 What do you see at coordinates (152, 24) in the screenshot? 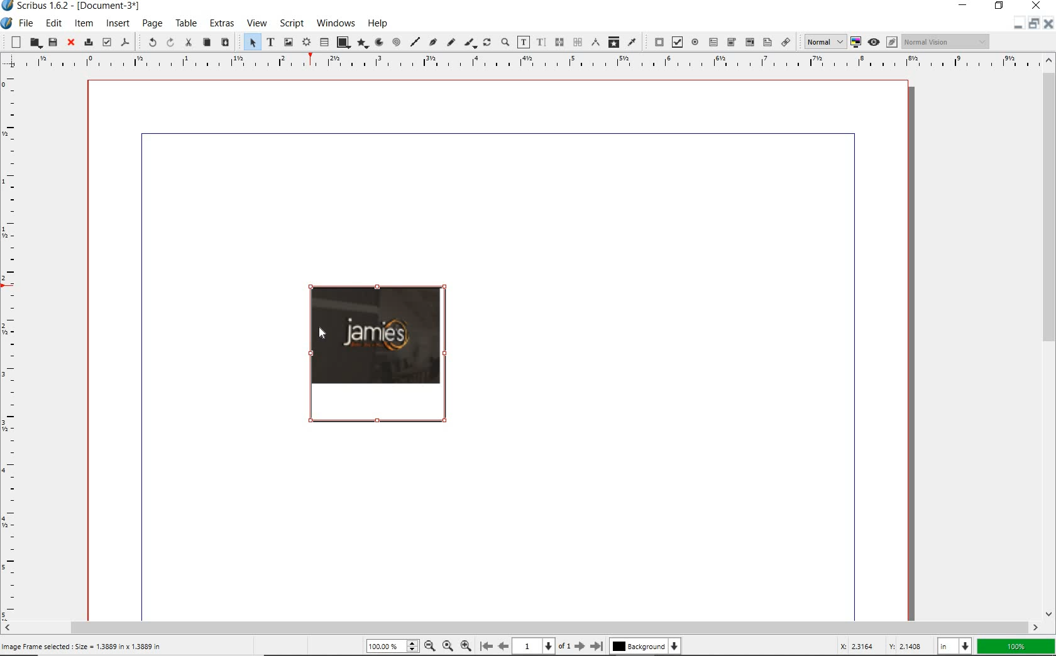
I see `PAGE` at bounding box center [152, 24].